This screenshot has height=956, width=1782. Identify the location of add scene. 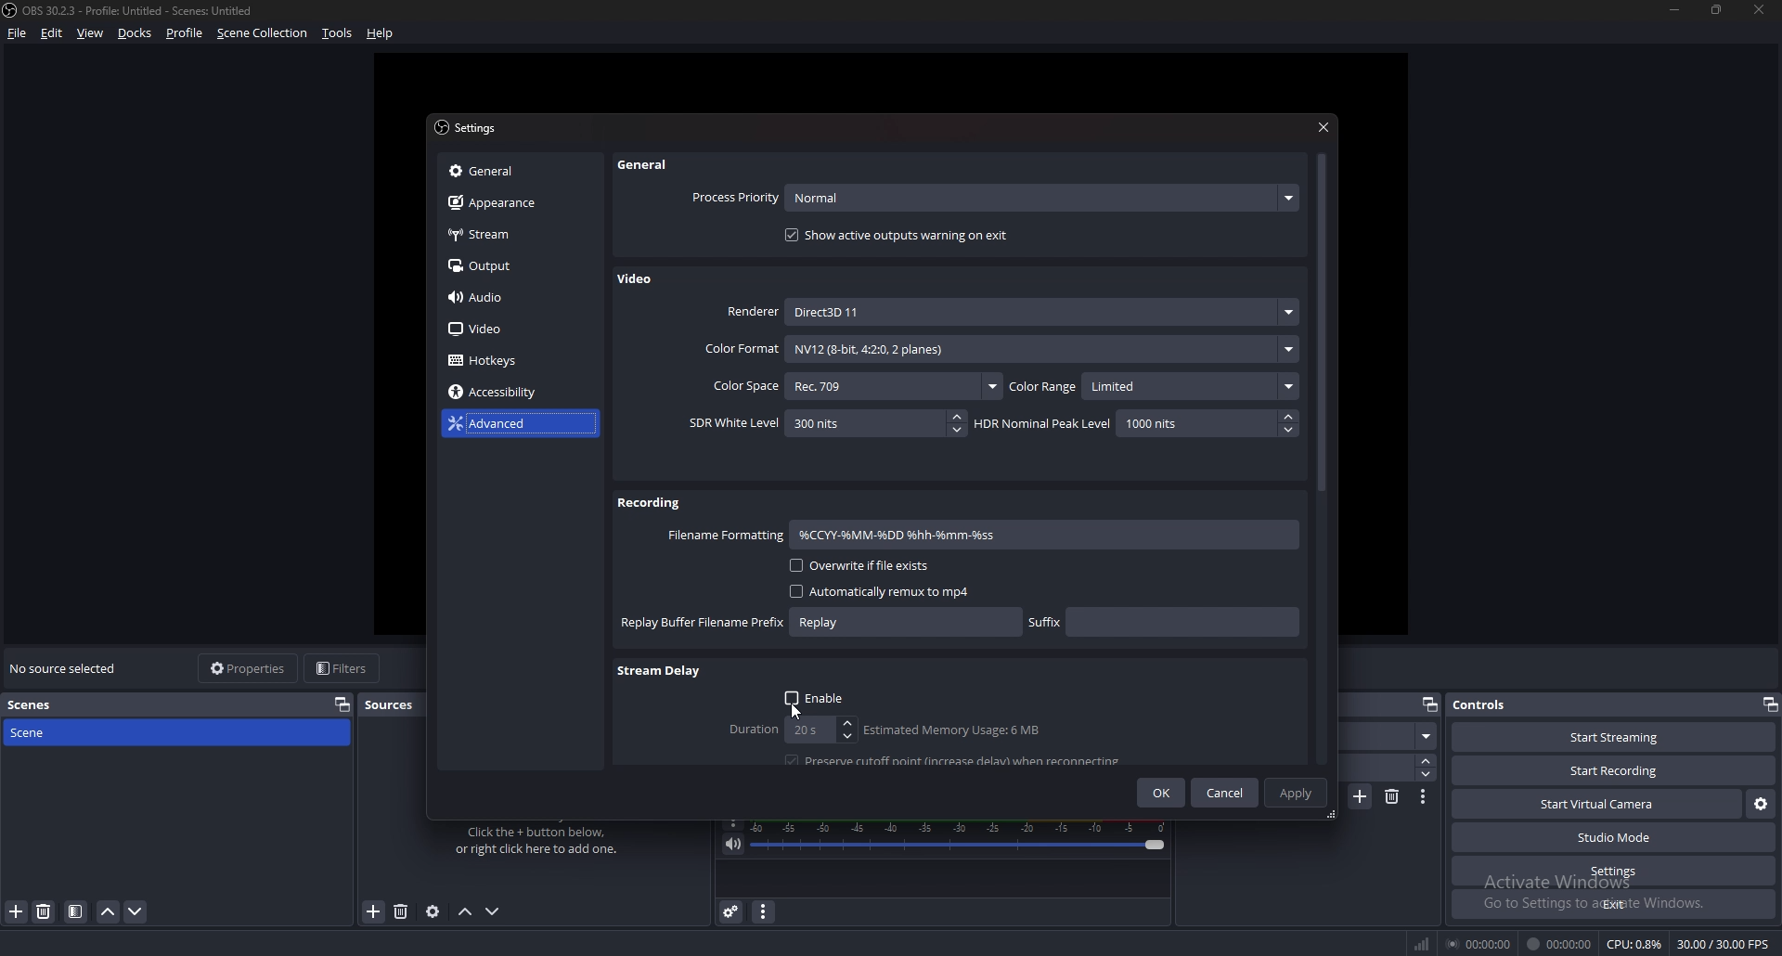
(16, 912).